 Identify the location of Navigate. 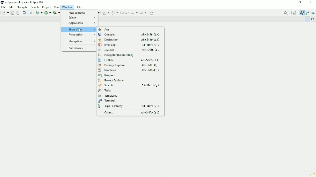
(23, 7).